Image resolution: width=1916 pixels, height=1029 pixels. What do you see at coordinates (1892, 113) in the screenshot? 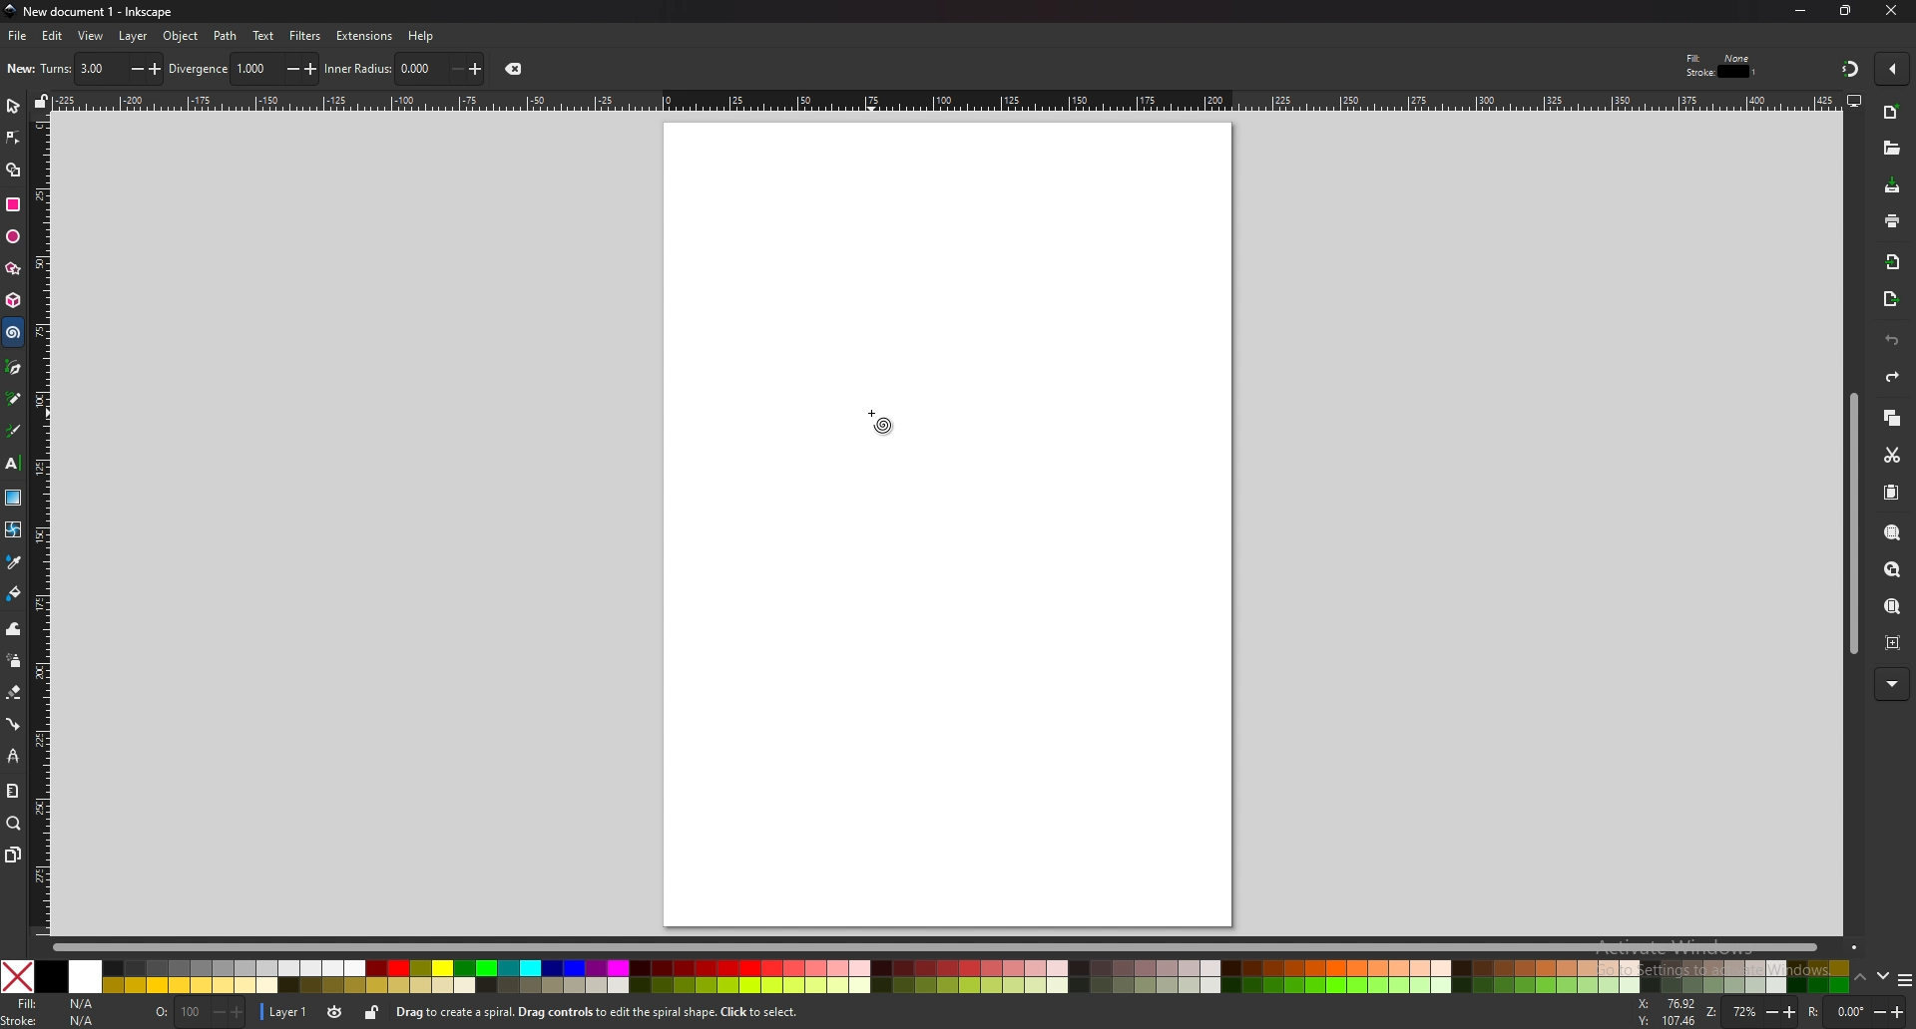
I see `new` at bounding box center [1892, 113].